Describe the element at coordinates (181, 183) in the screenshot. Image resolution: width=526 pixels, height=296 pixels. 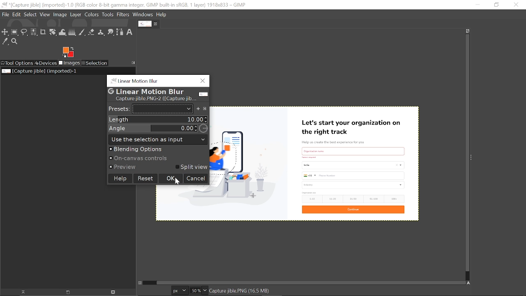
I see `Cursor here` at that location.